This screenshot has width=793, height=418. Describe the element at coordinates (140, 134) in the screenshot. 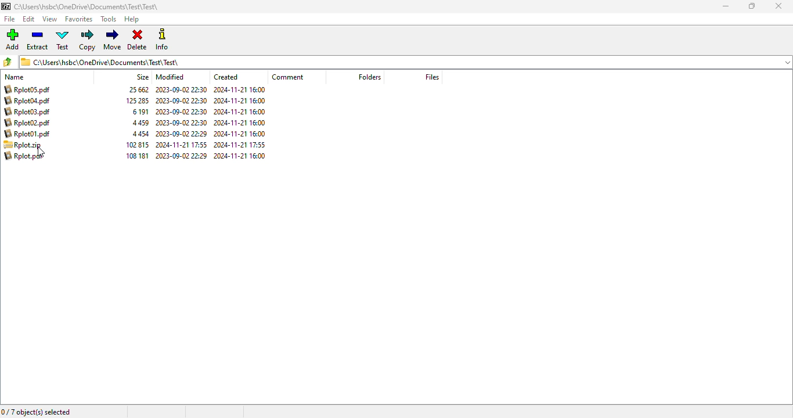

I see `4454` at that location.